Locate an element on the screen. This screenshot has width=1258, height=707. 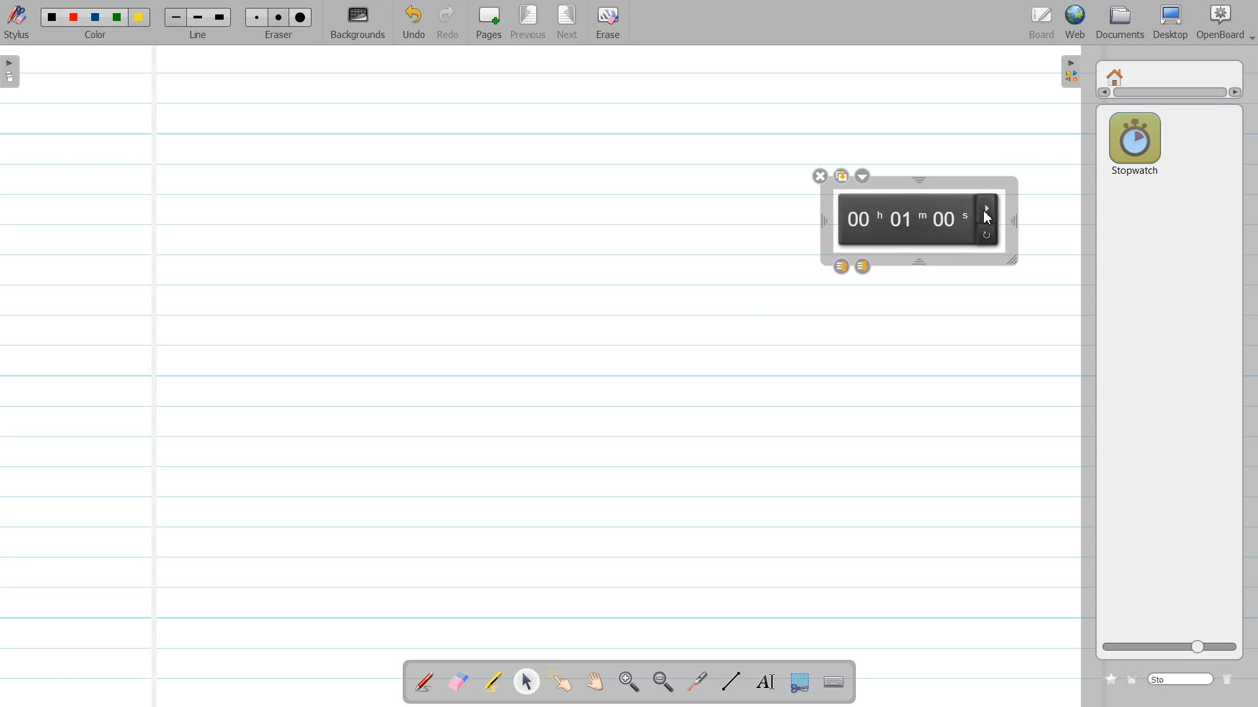
Drop down box is located at coordinates (863, 176).